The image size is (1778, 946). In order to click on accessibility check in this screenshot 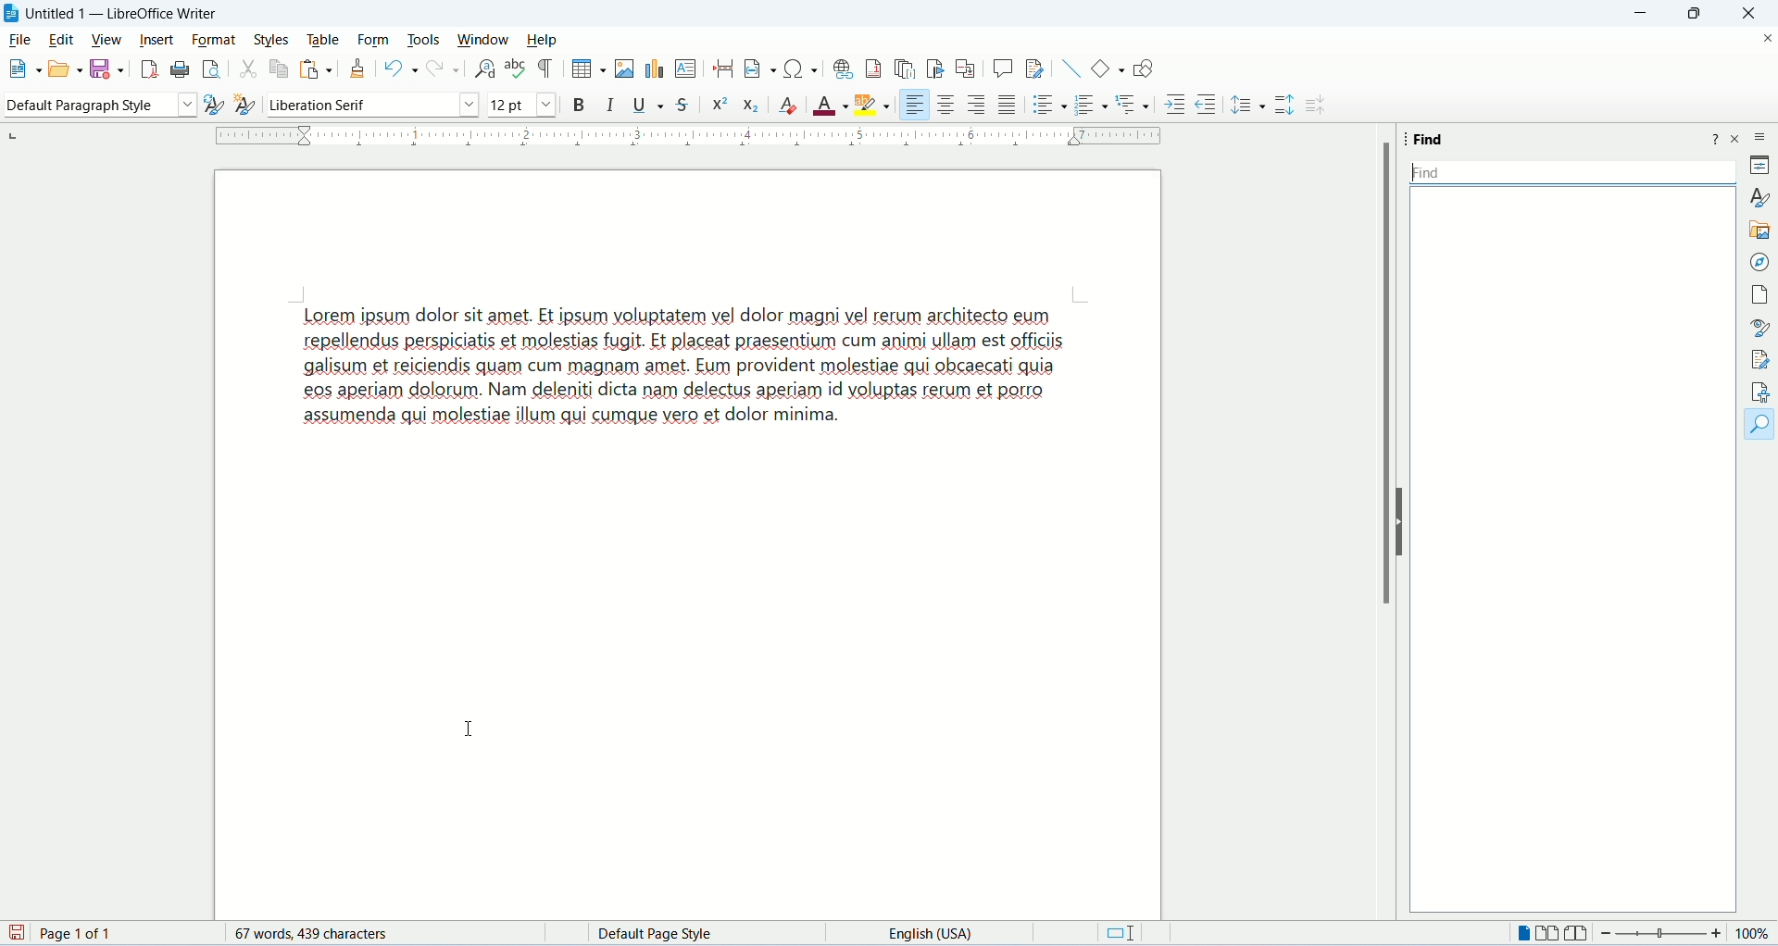, I will do `click(1761, 392)`.